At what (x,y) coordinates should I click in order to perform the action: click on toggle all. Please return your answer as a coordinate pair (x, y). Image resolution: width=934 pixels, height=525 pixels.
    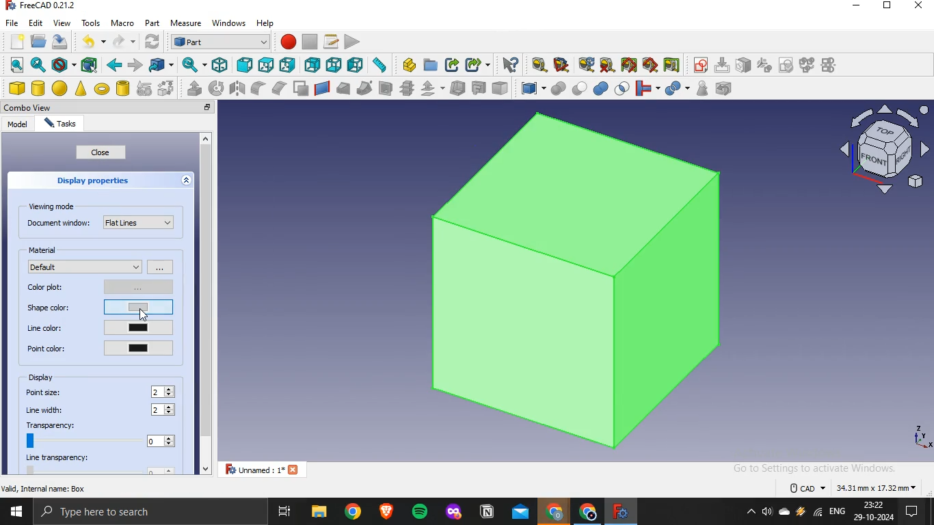
    Looking at the image, I should click on (628, 65).